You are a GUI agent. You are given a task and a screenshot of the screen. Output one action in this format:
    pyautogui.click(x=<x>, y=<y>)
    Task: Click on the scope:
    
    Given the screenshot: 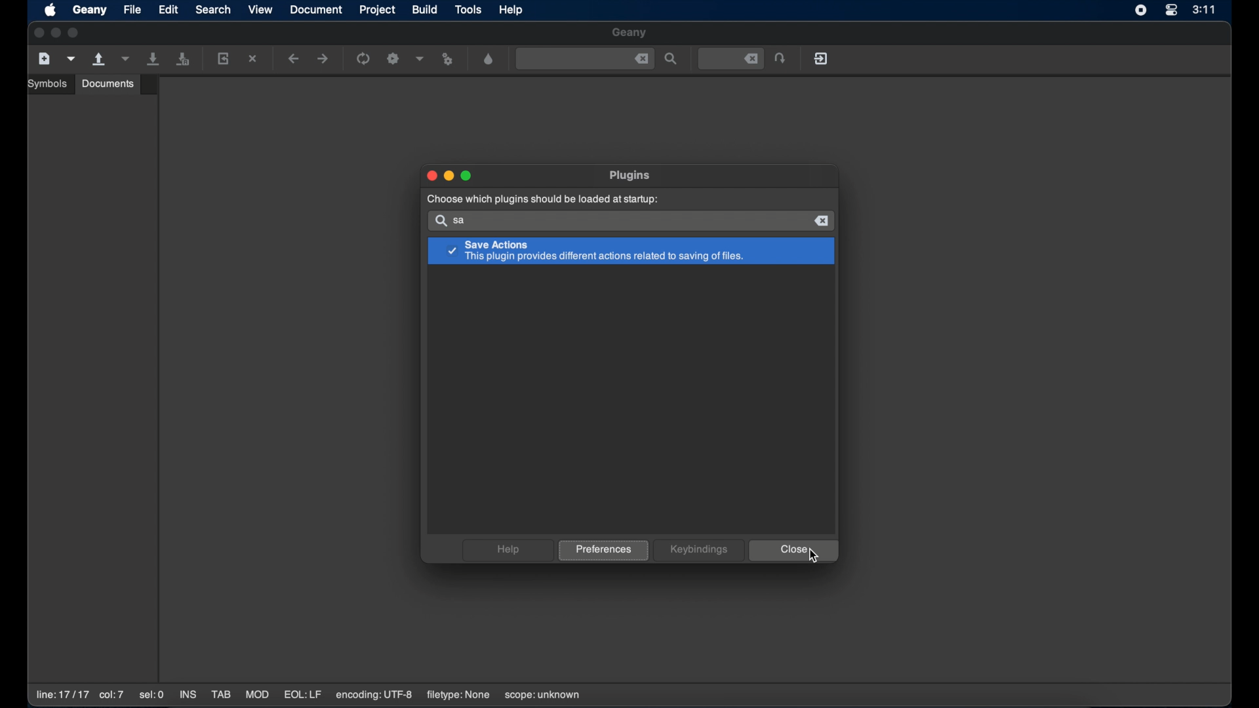 What is the action you would take?
    pyautogui.click(x=542, y=696)
    